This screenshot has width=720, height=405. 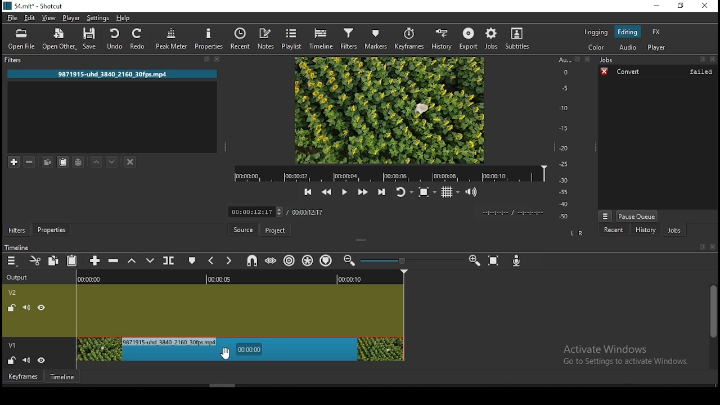 What do you see at coordinates (404, 193) in the screenshot?
I see `toggle player looping` at bounding box center [404, 193].